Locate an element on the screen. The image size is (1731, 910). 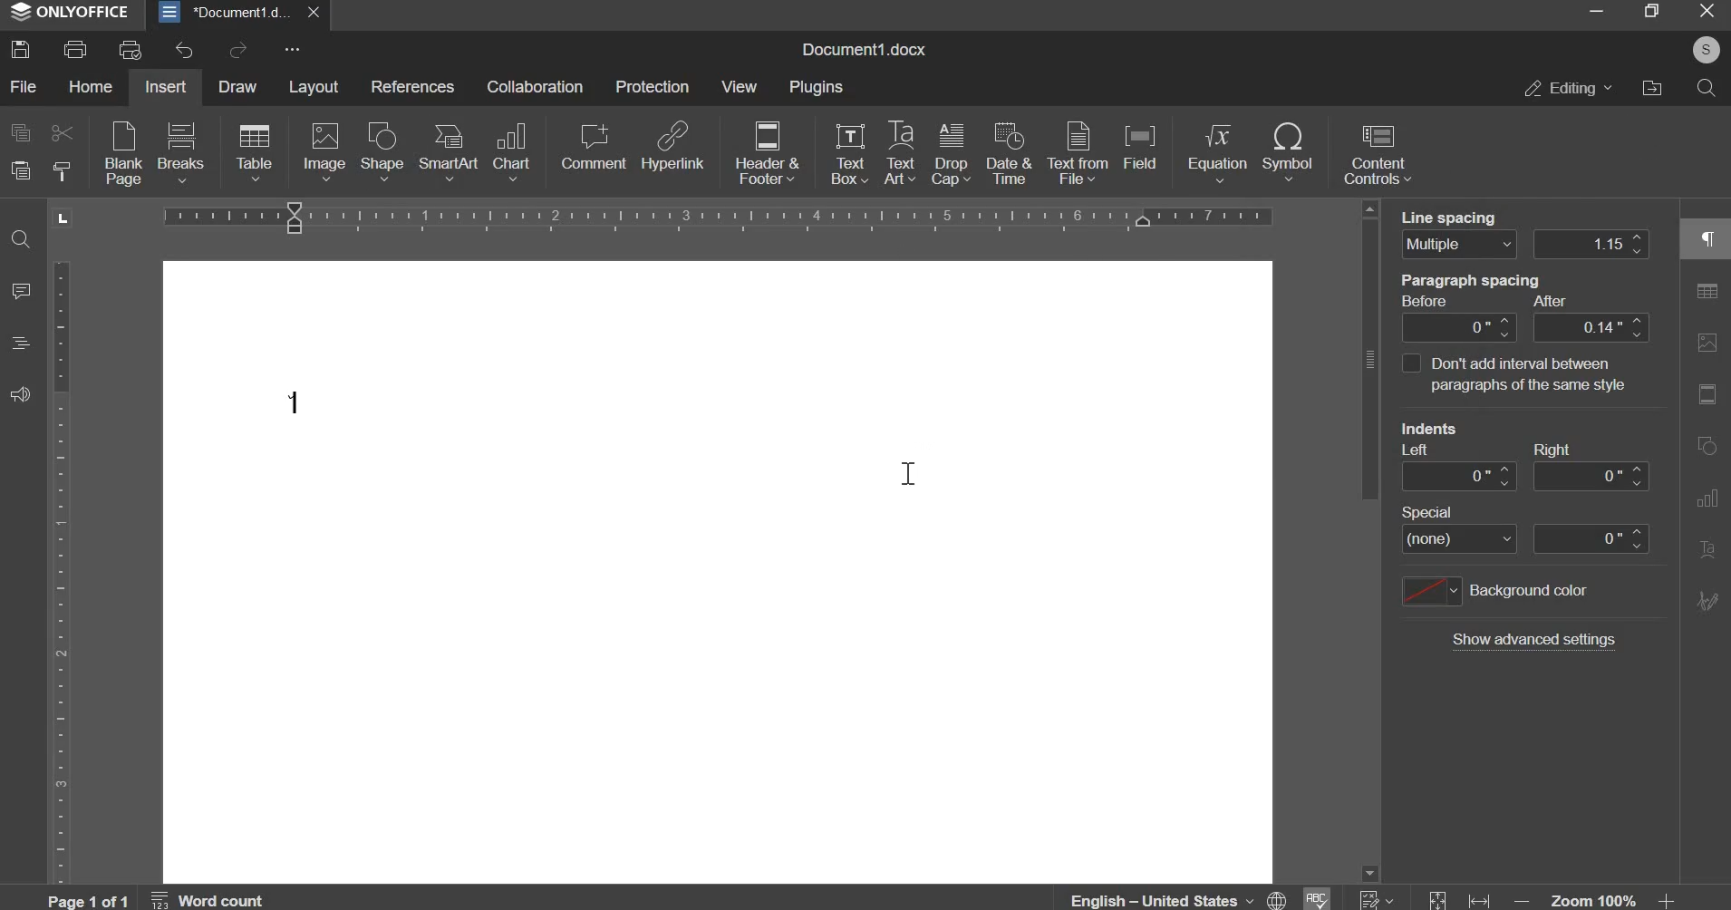
shape is located at coordinates (382, 149).